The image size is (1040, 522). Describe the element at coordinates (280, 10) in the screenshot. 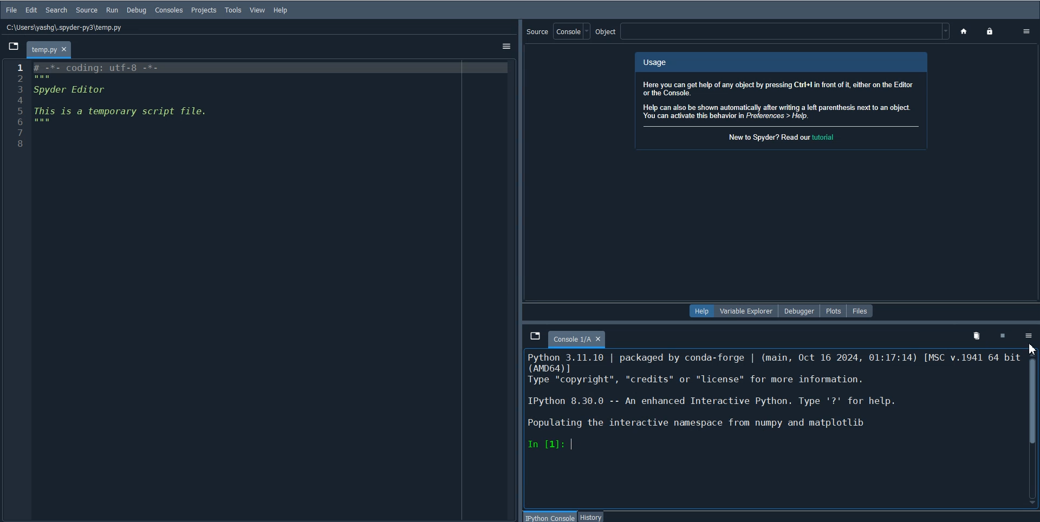

I see `Help` at that location.